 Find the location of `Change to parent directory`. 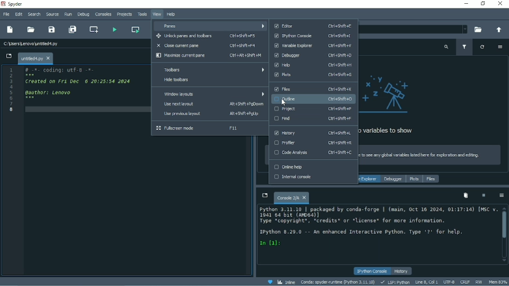

Change to parent directory is located at coordinates (499, 30).